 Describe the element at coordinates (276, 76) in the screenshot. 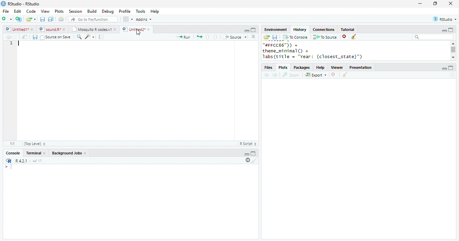

I see `forward` at that location.